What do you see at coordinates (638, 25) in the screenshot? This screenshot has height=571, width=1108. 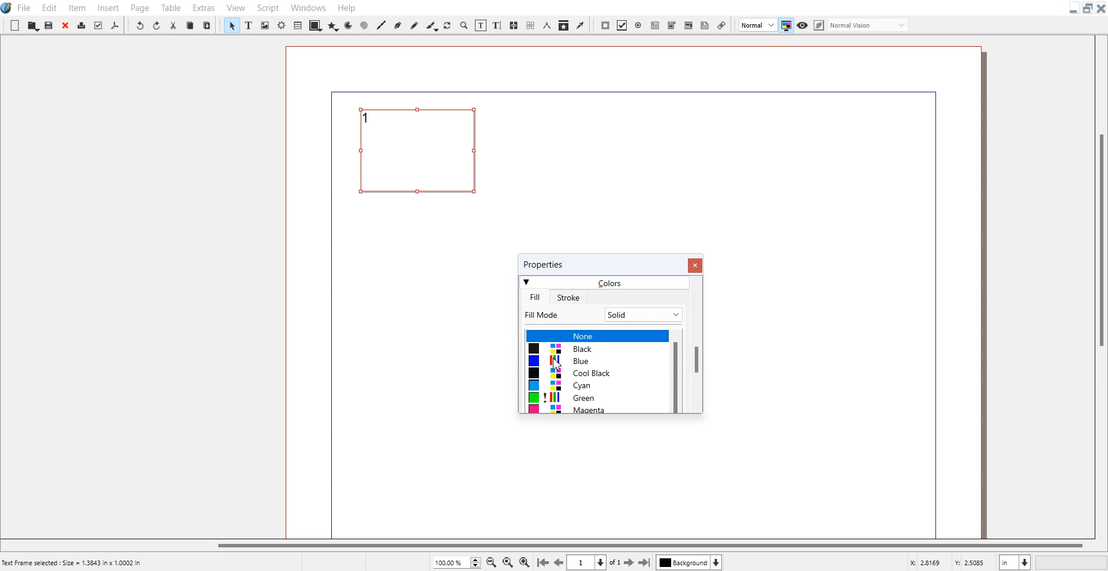 I see `PDF Radio Button` at bounding box center [638, 25].